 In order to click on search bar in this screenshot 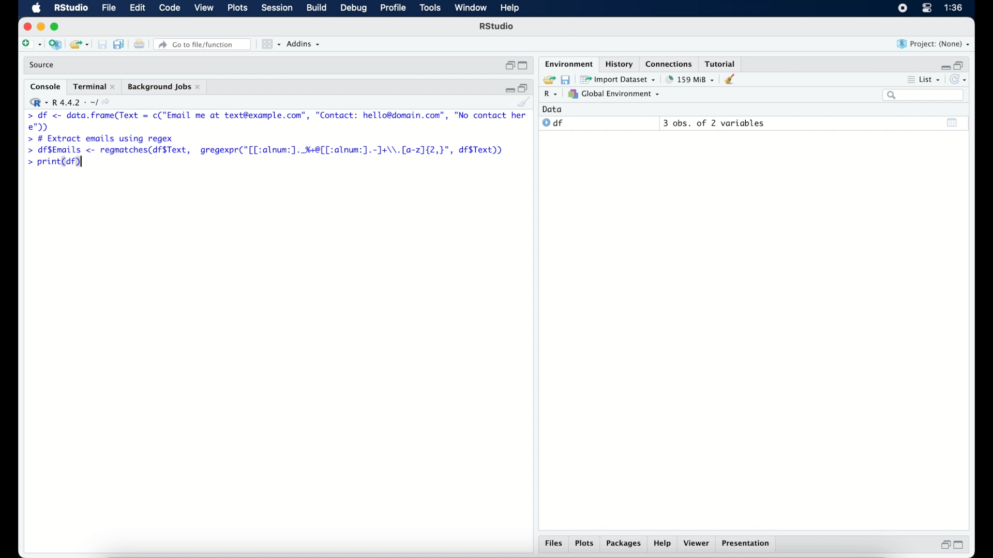, I will do `click(924, 96)`.